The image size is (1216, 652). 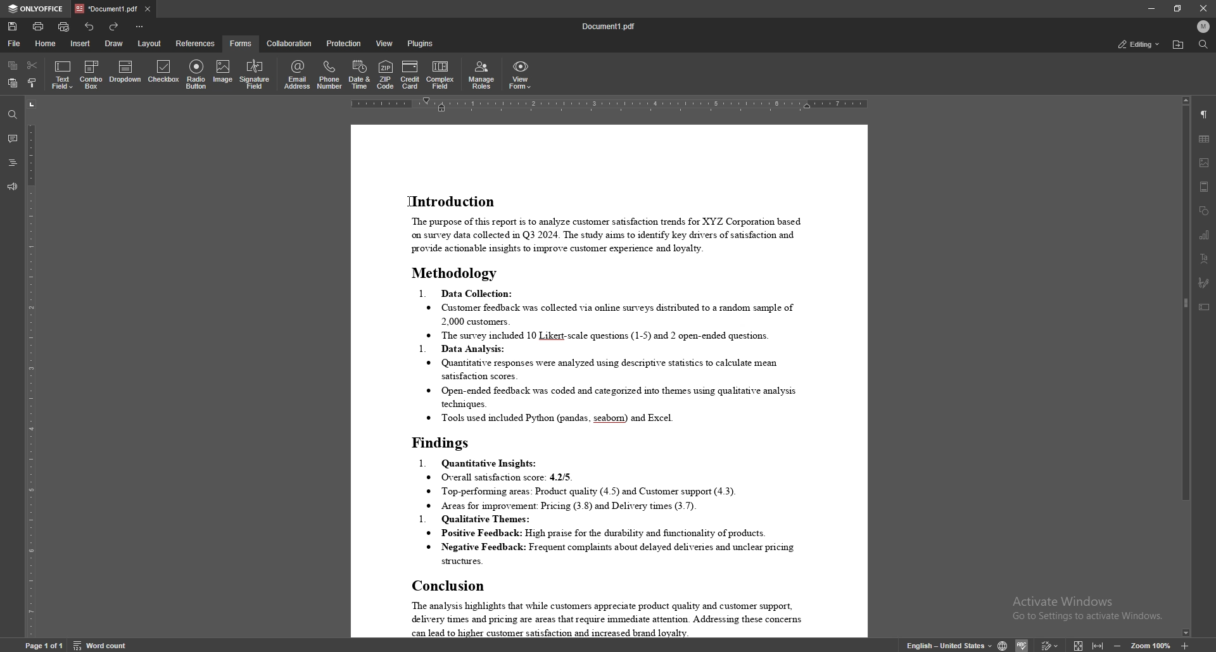 I want to click on text field, so click(x=63, y=74).